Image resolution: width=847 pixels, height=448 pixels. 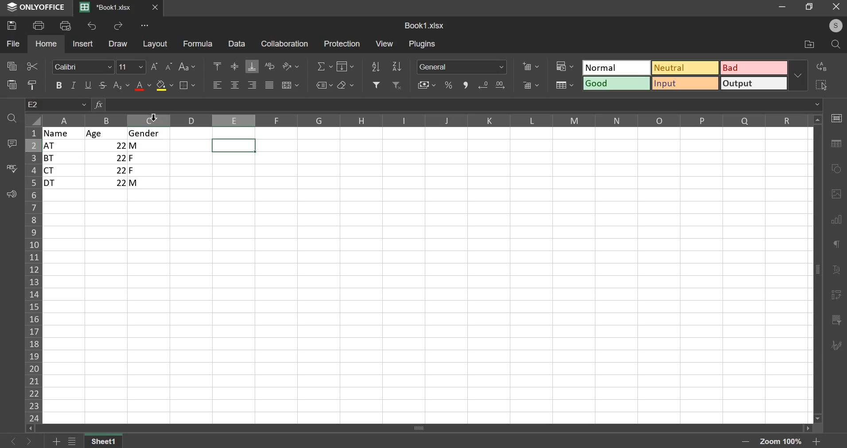 What do you see at coordinates (822, 66) in the screenshot?
I see `replace` at bounding box center [822, 66].